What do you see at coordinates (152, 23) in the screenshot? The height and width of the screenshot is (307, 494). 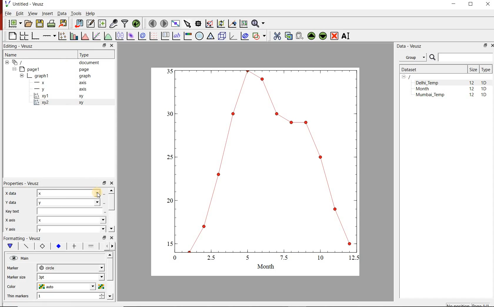 I see `move to the previous page` at bounding box center [152, 23].